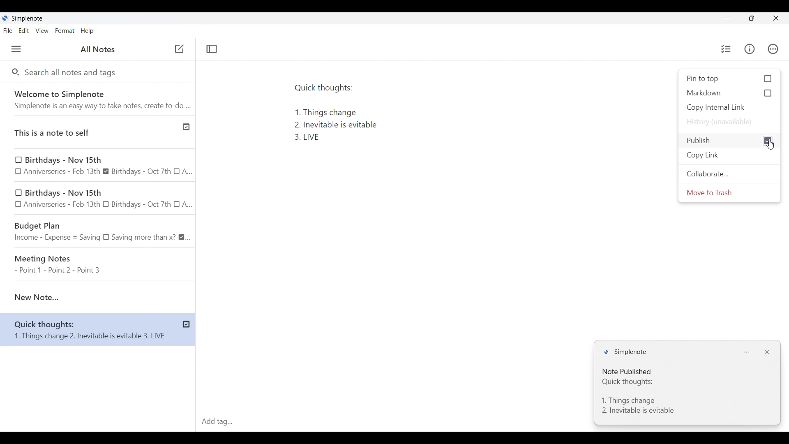 The width and height of the screenshot is (789, 444). I want to click on Actions, so click(773, 49).